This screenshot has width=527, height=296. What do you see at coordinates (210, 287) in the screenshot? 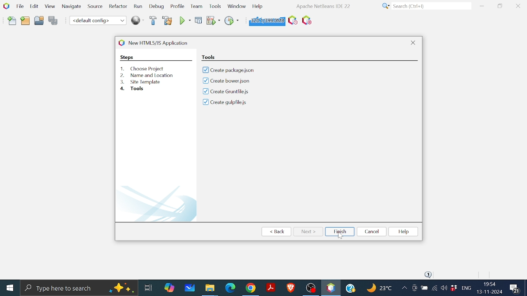
I see `Files` at bounding box center [210, 287].